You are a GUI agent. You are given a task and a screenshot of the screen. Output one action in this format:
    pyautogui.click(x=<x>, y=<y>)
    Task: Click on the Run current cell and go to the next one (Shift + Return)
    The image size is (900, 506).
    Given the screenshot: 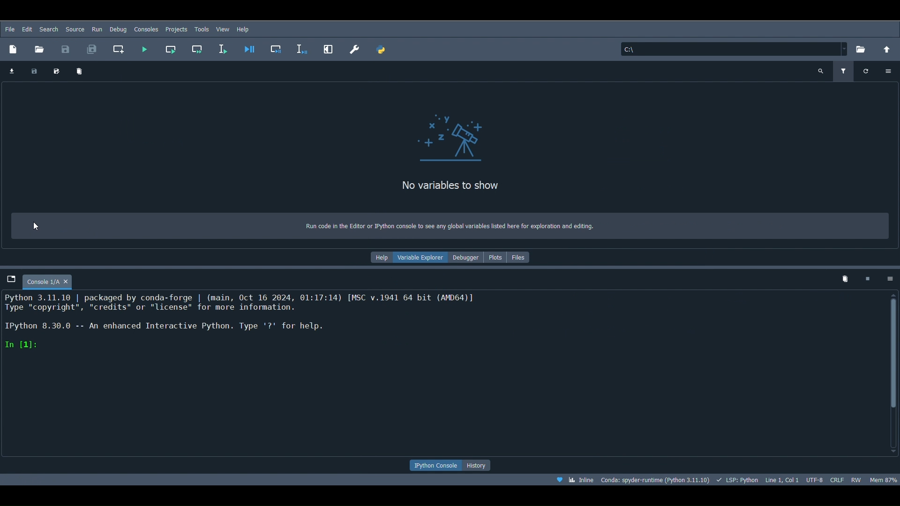 What is the action you would take?
    pyautogui.click(x=197, y=47)
    